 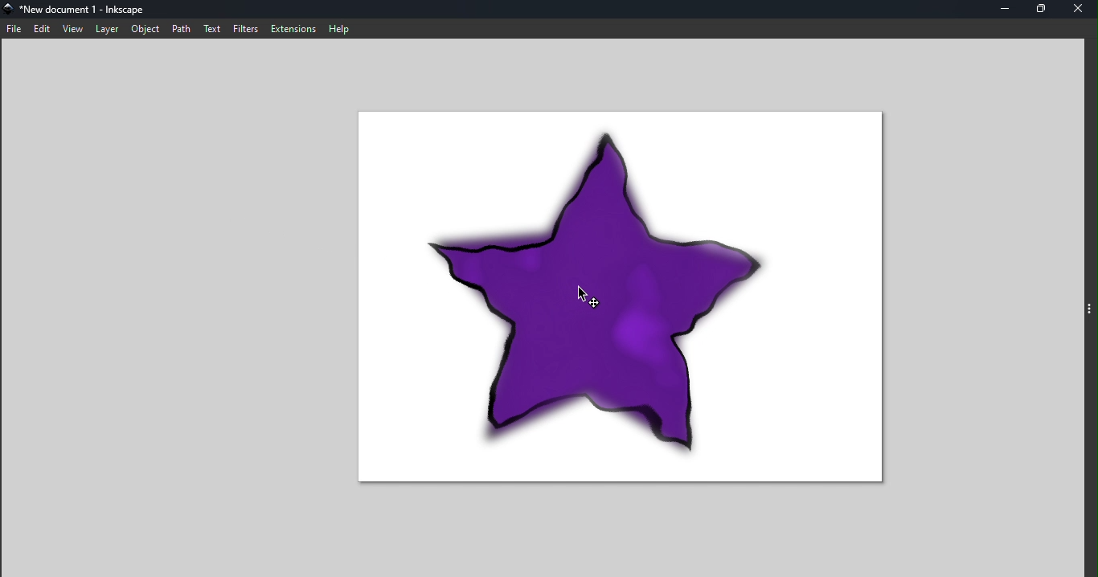 What do you see at coordinates (43, 29) in the screenshot?
I see `Edit` at bounding box center [43, 29].